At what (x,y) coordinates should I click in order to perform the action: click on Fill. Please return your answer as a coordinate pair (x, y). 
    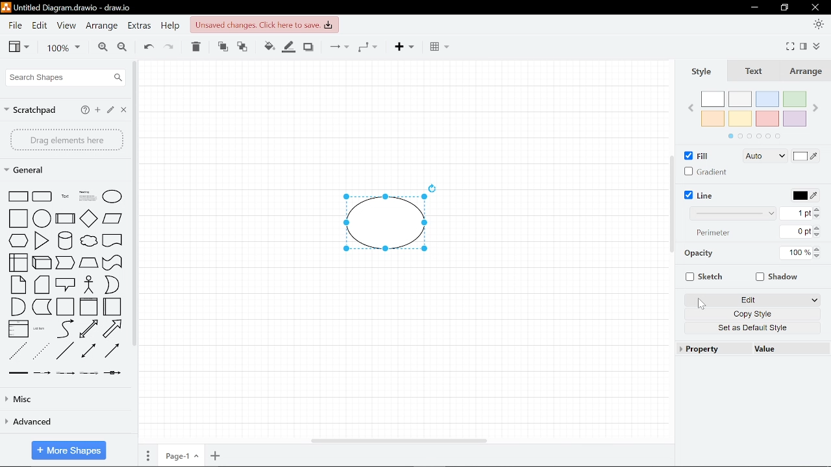
    Looking at the image, I should click on (697, 156).